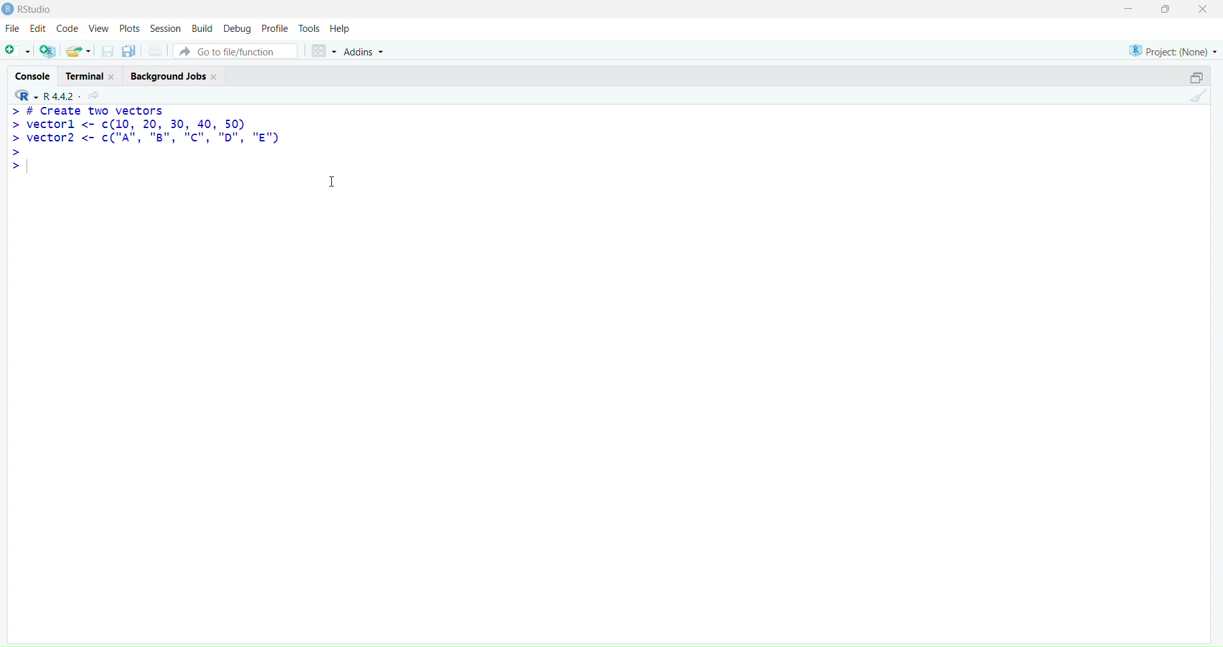  What do you see at coordinates (363, 52) in the screenshot?
I see `Addins` at bounding box center [363, 52].